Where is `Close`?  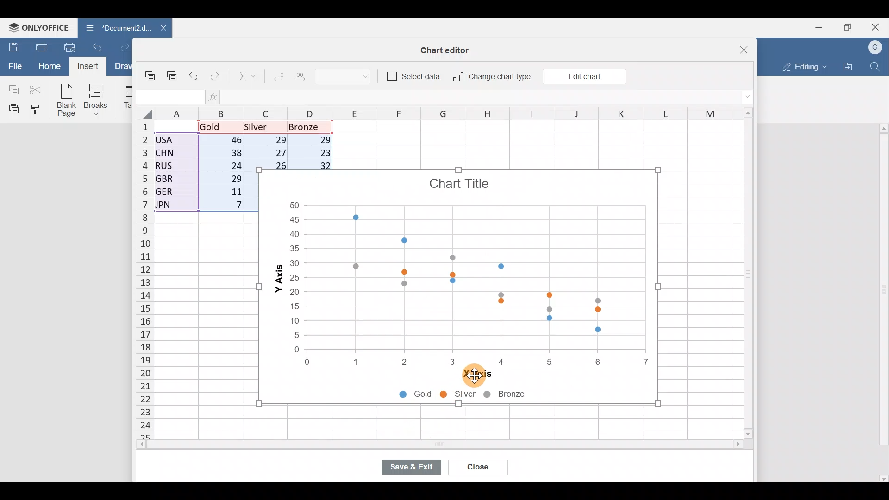 Close is located at coordinates (877, 25).